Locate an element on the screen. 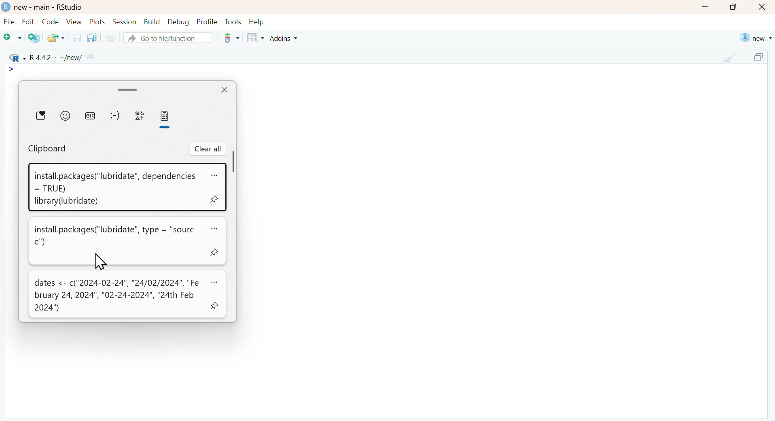 This screenshot has width=775, height=421. Help is located at coordinates (257, 22).